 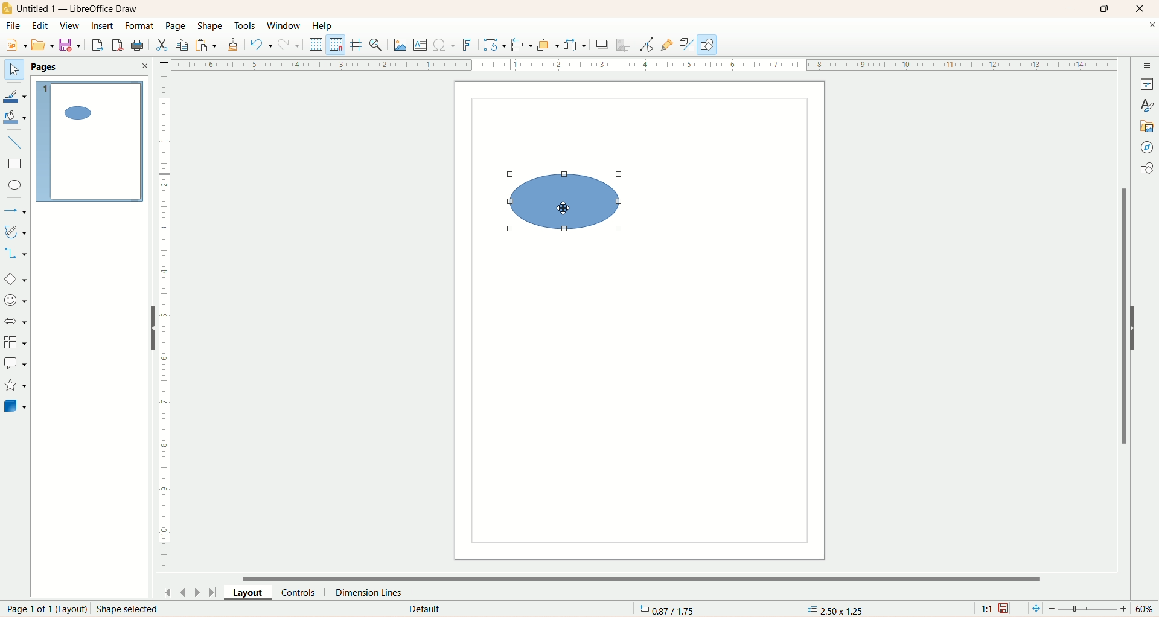 What do you see at coordinates (14, 142) in the screenshot?
I see `insert line` at bounding box center [14, 142].